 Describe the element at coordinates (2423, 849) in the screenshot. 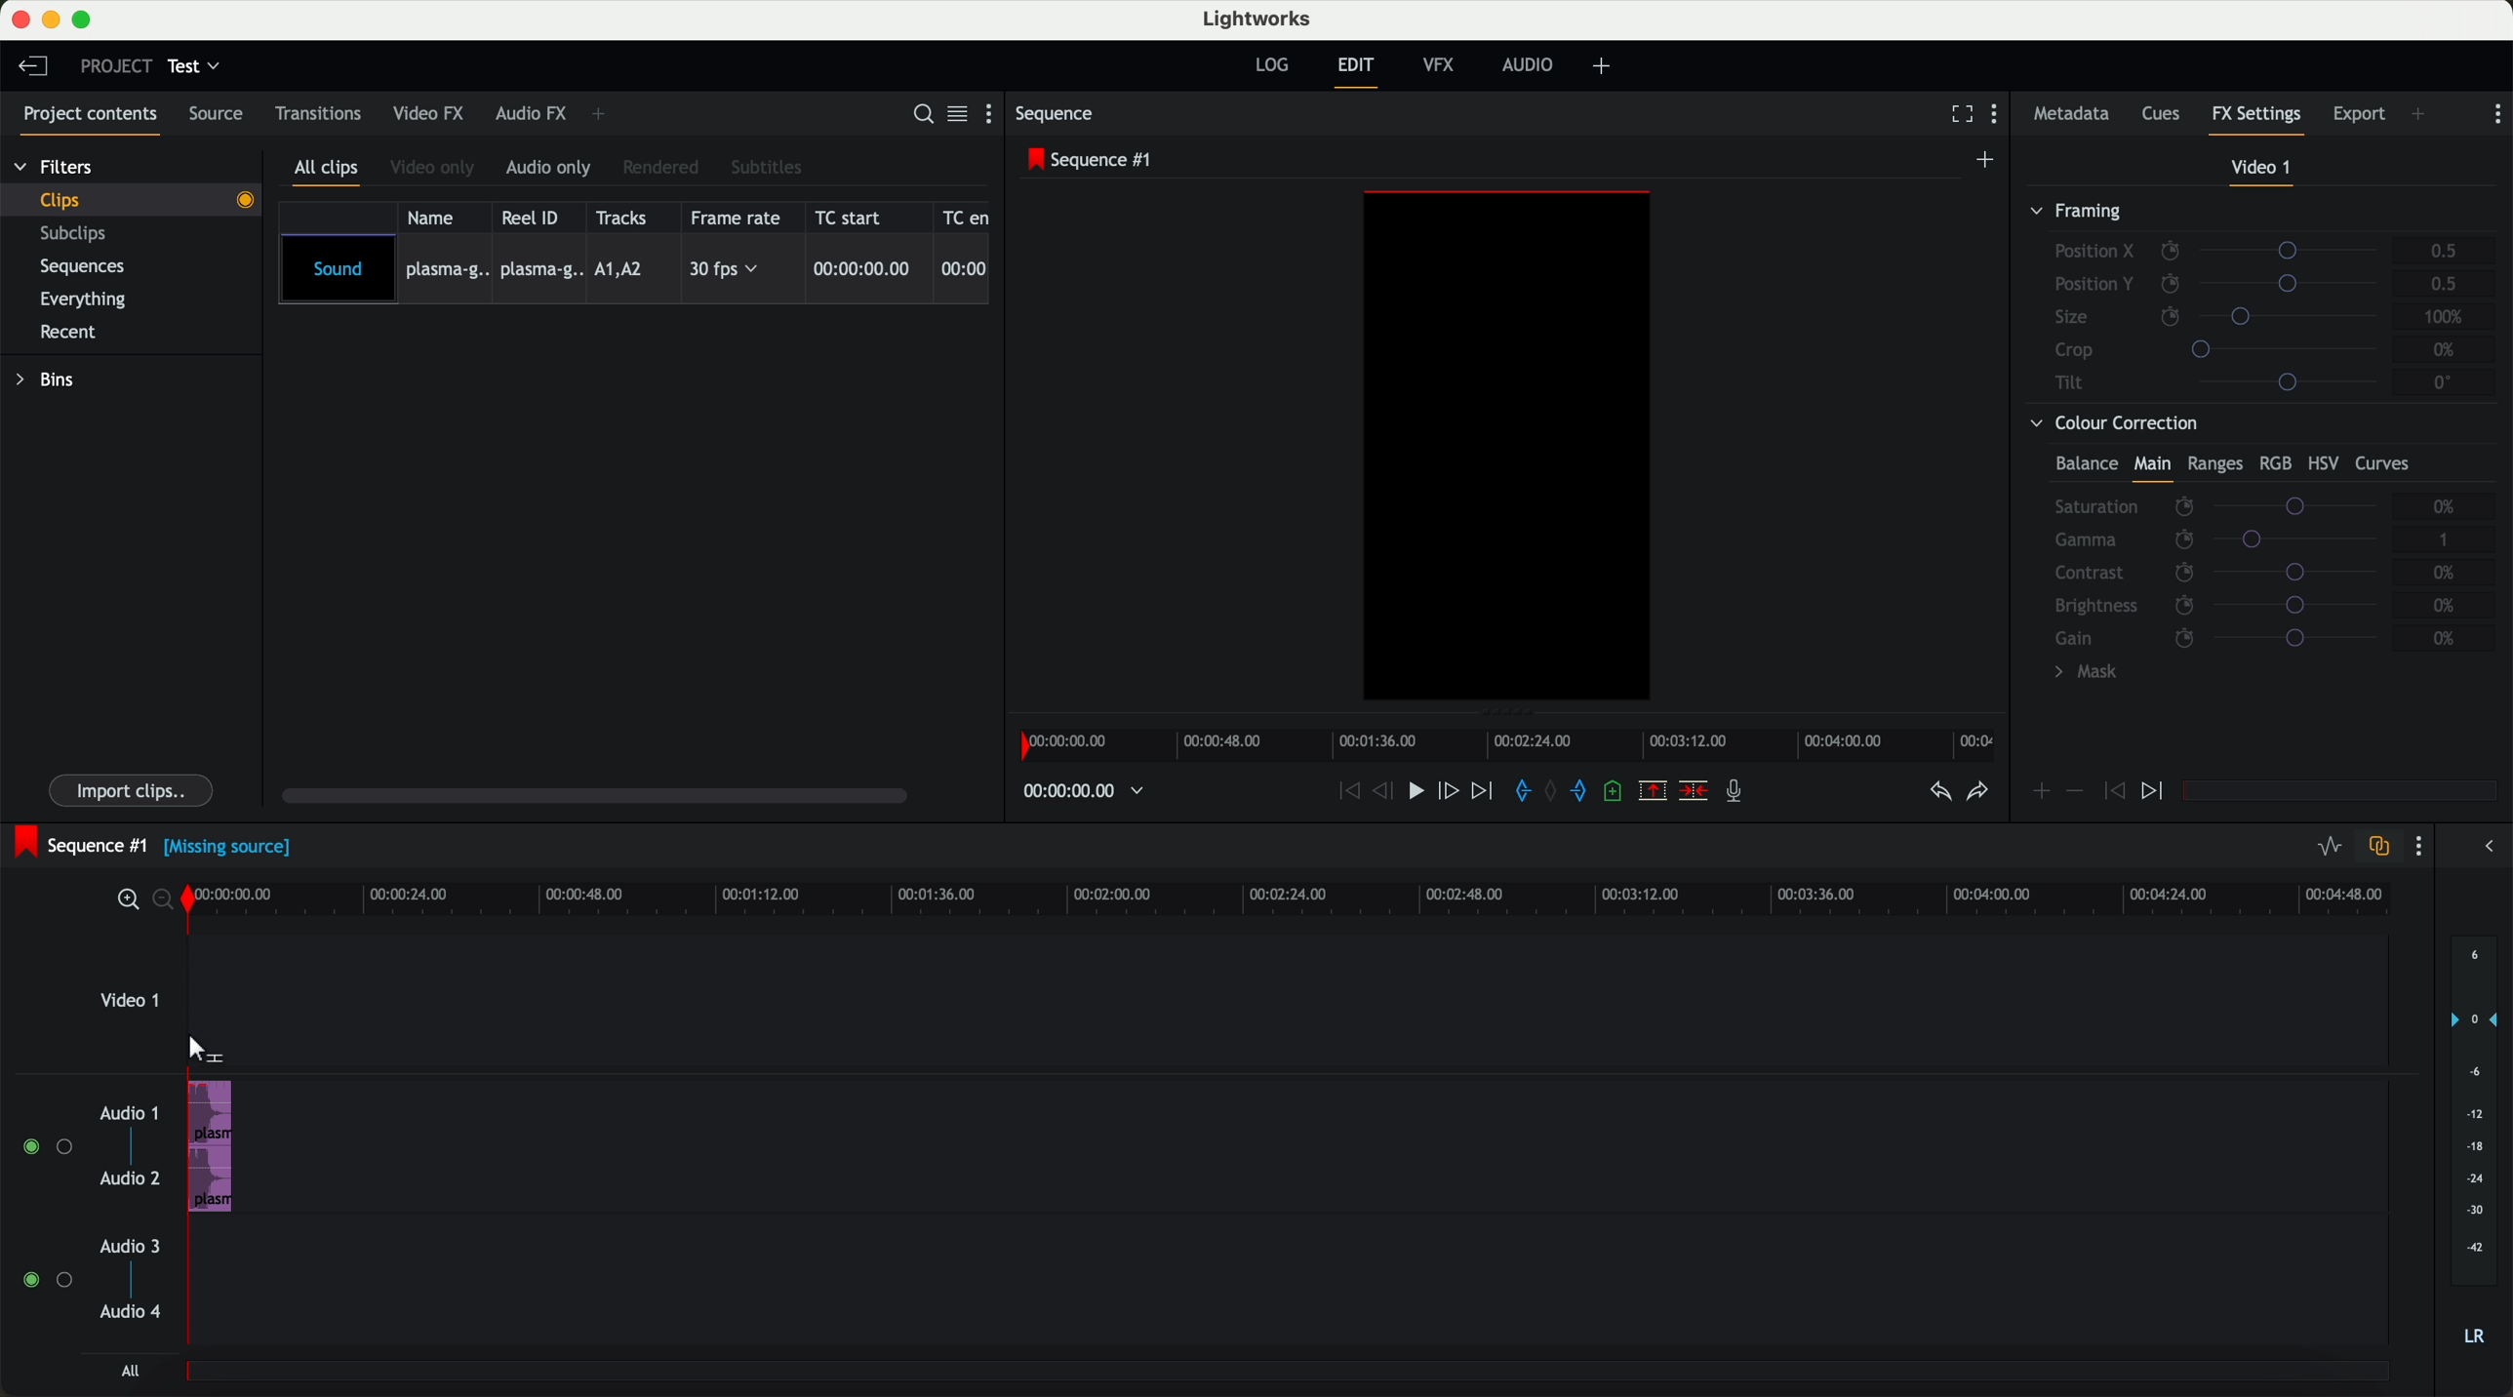

I see `show settings menu` at that location.